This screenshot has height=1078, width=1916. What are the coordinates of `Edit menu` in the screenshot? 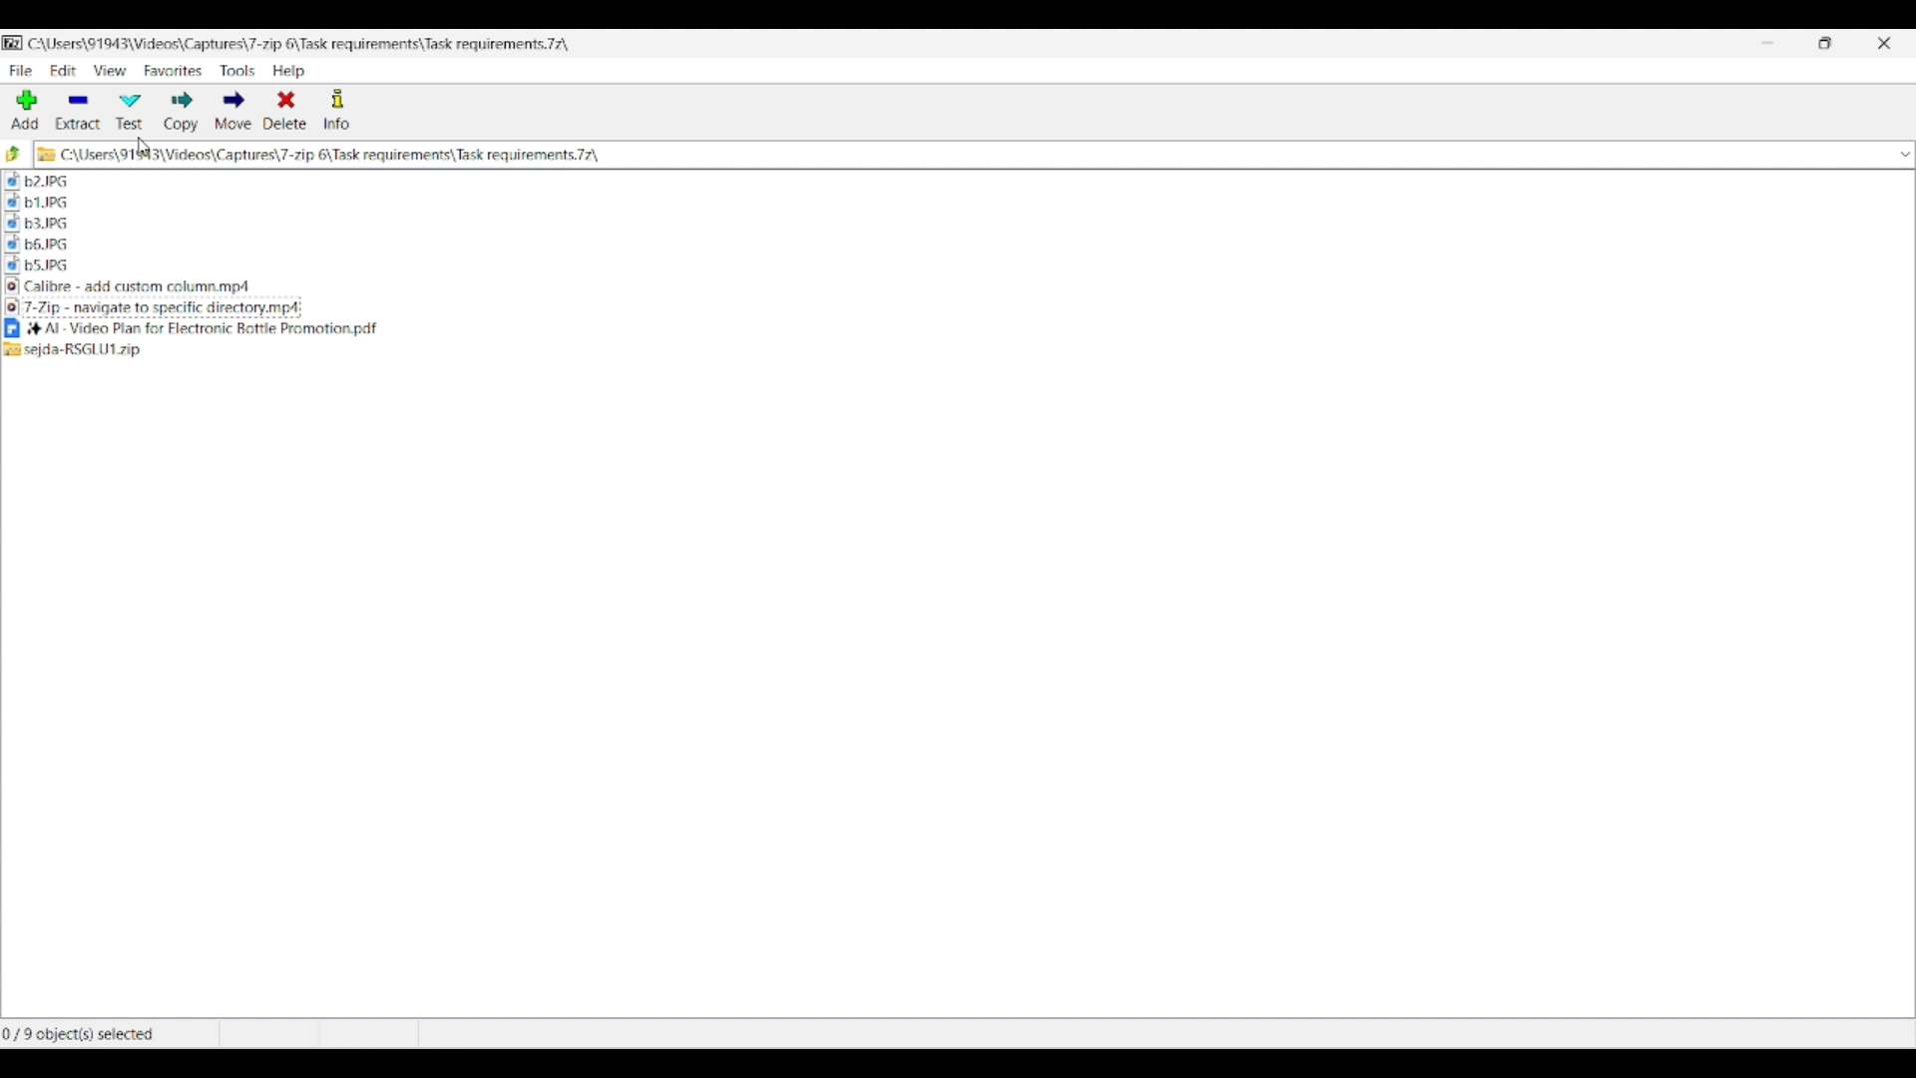 It's located at (64, 71).